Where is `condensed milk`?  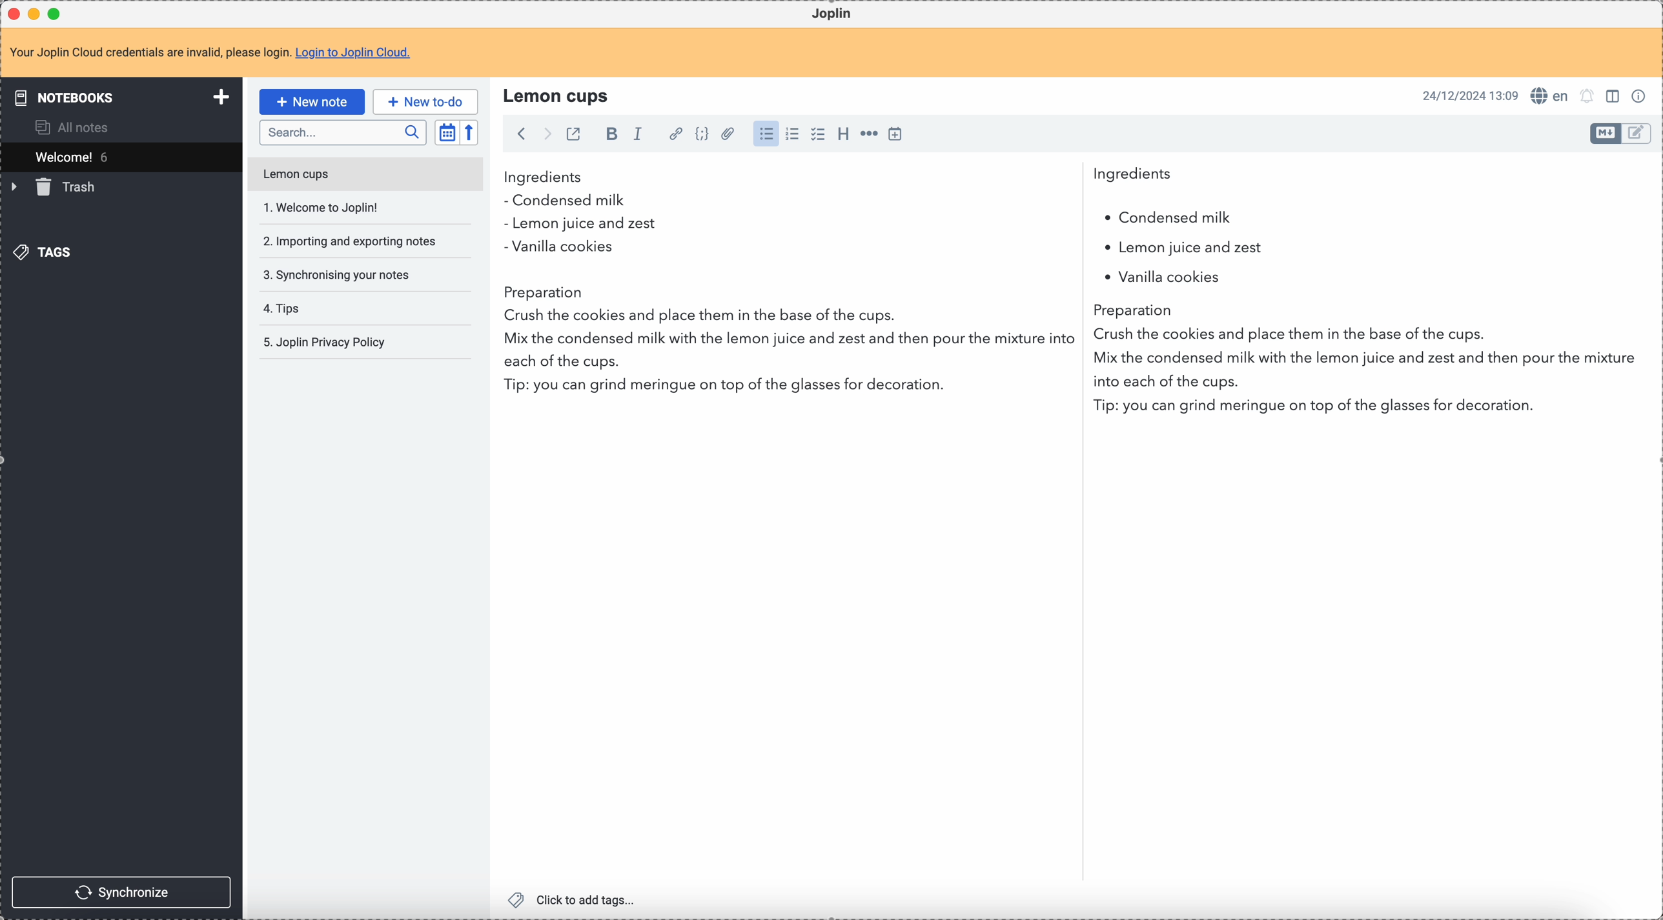 condensed milk is located at coordinates (569, 201).